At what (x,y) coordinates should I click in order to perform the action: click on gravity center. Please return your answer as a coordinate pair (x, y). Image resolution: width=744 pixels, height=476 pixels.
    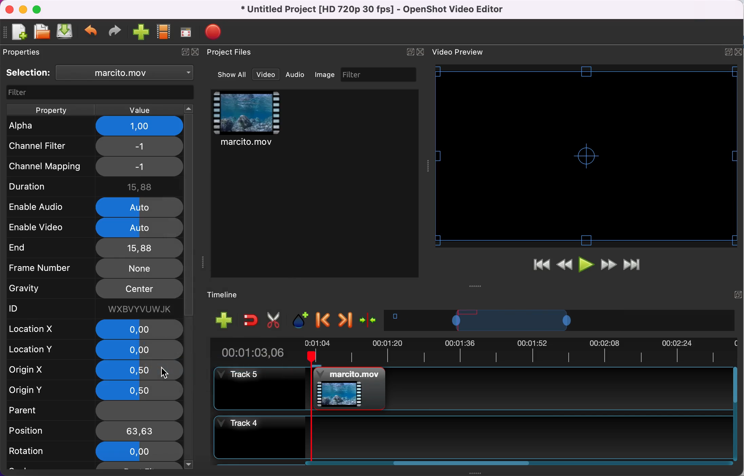
    Looking at the image, I should click on (96, 289).